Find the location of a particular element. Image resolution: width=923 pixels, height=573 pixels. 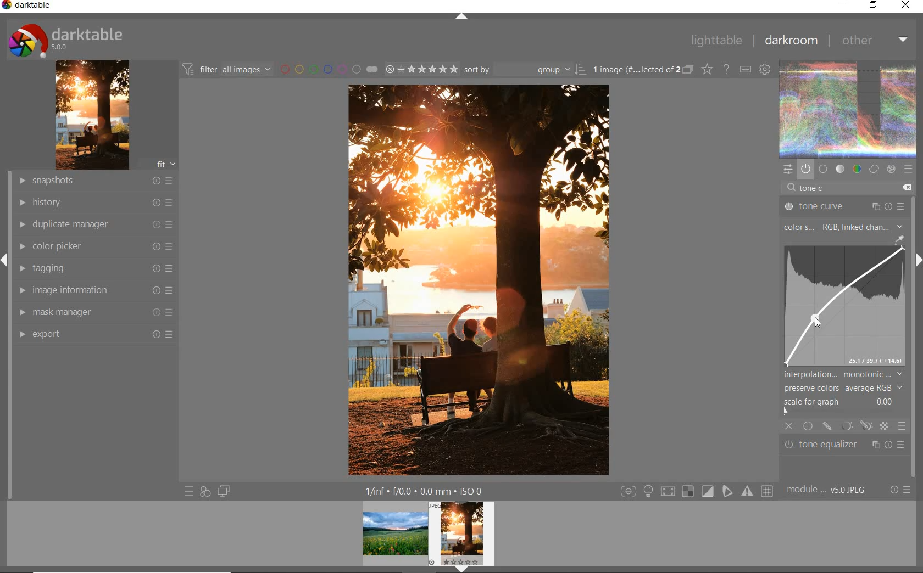

tone c is located at coordinates (816, 188).